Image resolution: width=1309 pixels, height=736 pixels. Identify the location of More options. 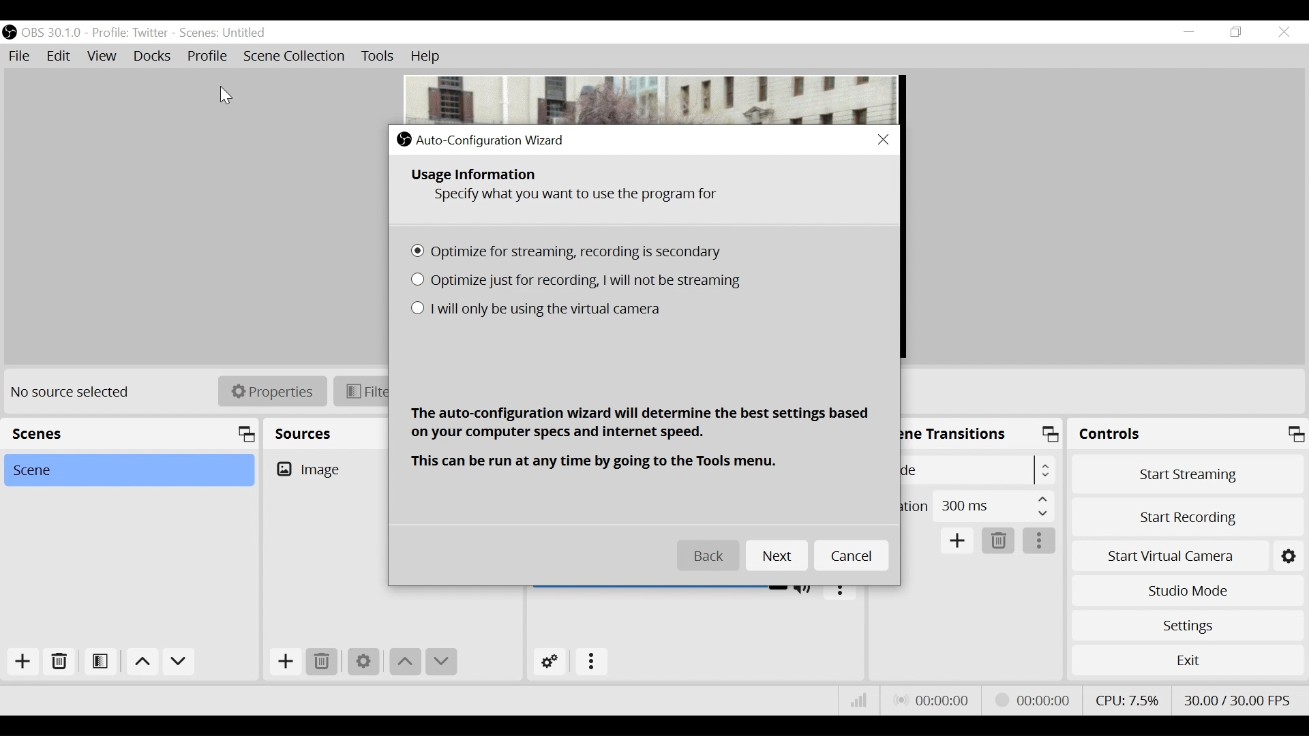
(1040, 541).